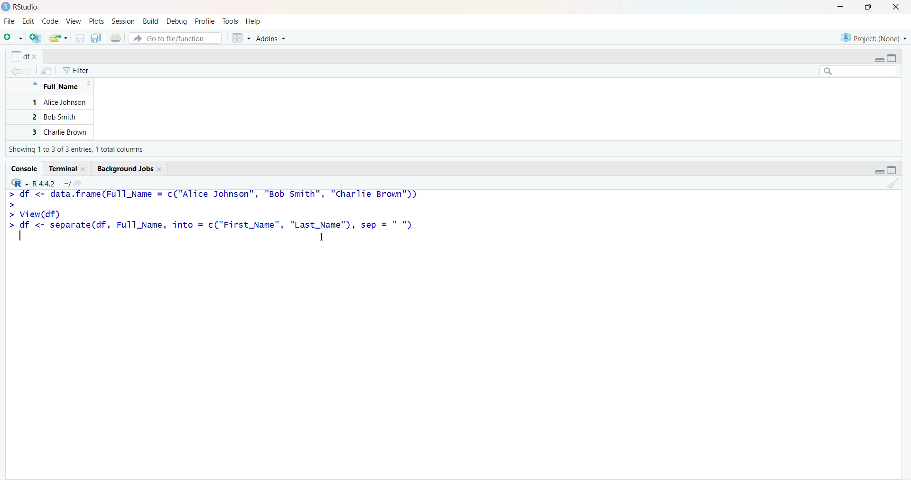  I want to click on View, so click(75, 20).